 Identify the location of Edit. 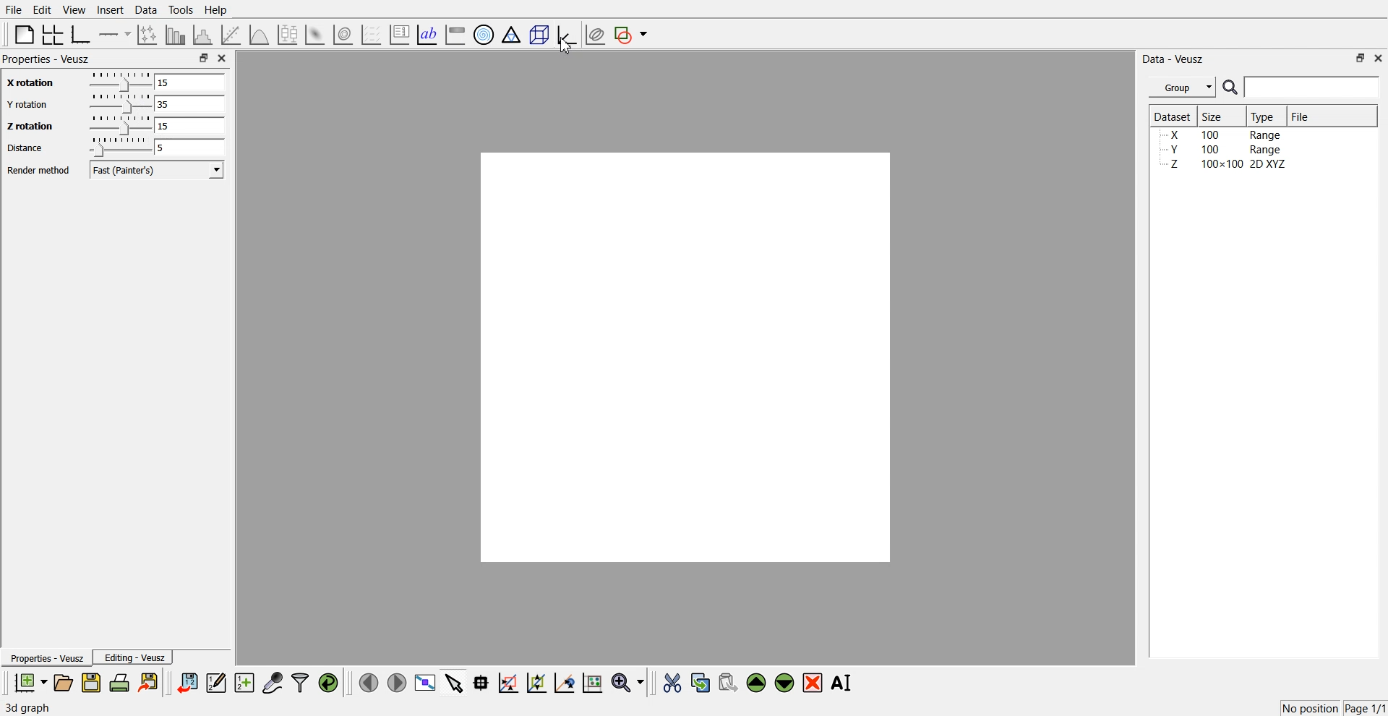
(41, 10).